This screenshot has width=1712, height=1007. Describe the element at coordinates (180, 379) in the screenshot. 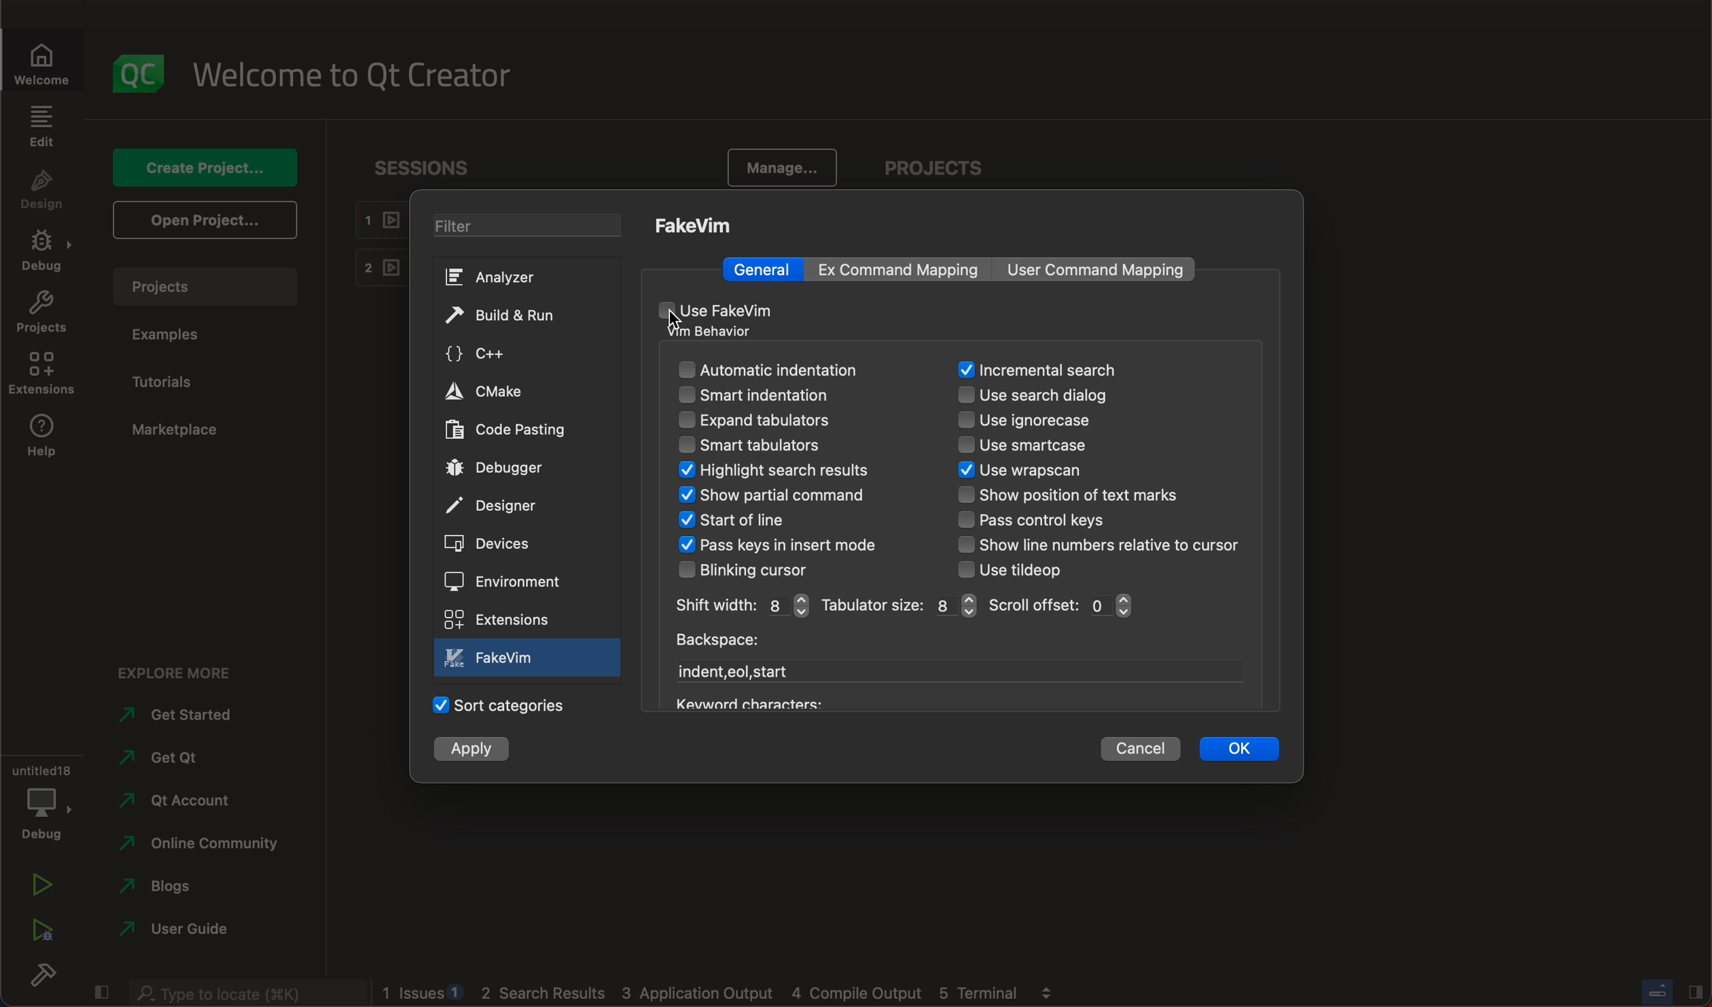

I see `tutorials` at that location.